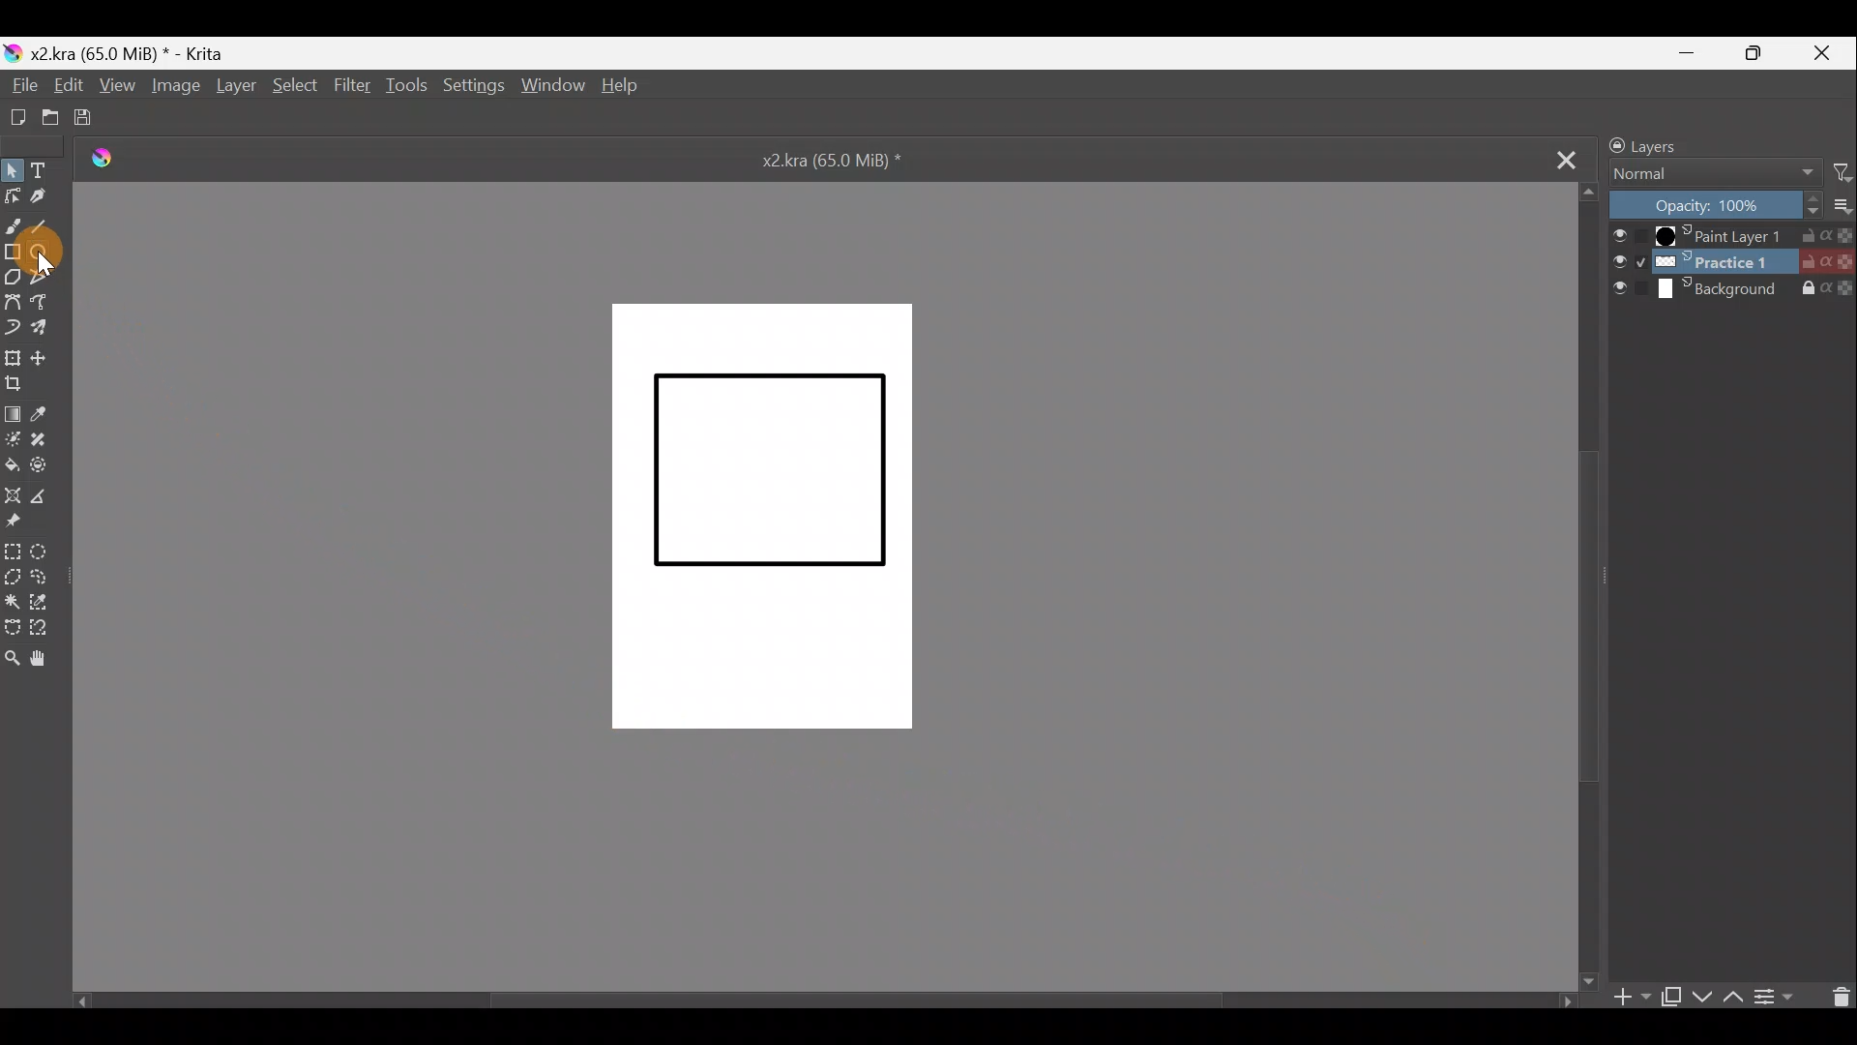  What do you see at coordinates (44, 602) in the screenshot?
I see `Similar colour selection tool` at bounding box center [44, 602].